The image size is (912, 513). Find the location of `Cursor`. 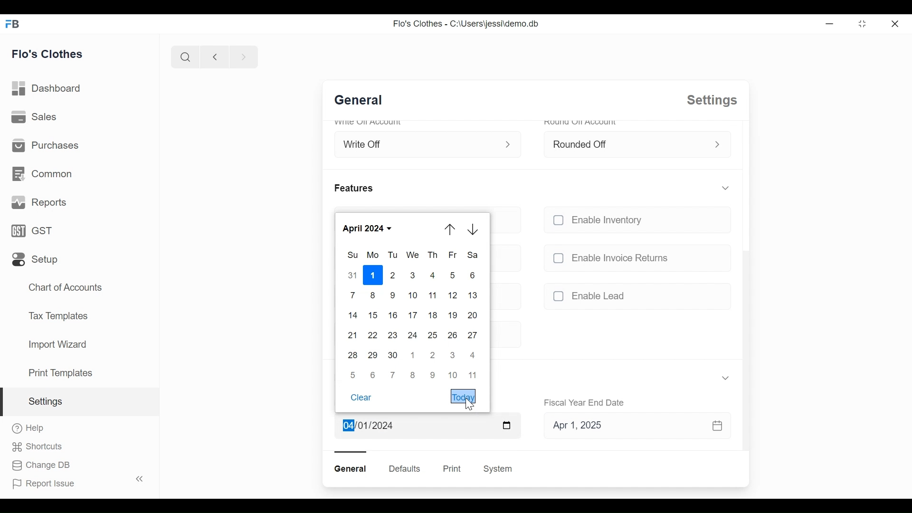

Cursor is located at coordinates (470, 403).